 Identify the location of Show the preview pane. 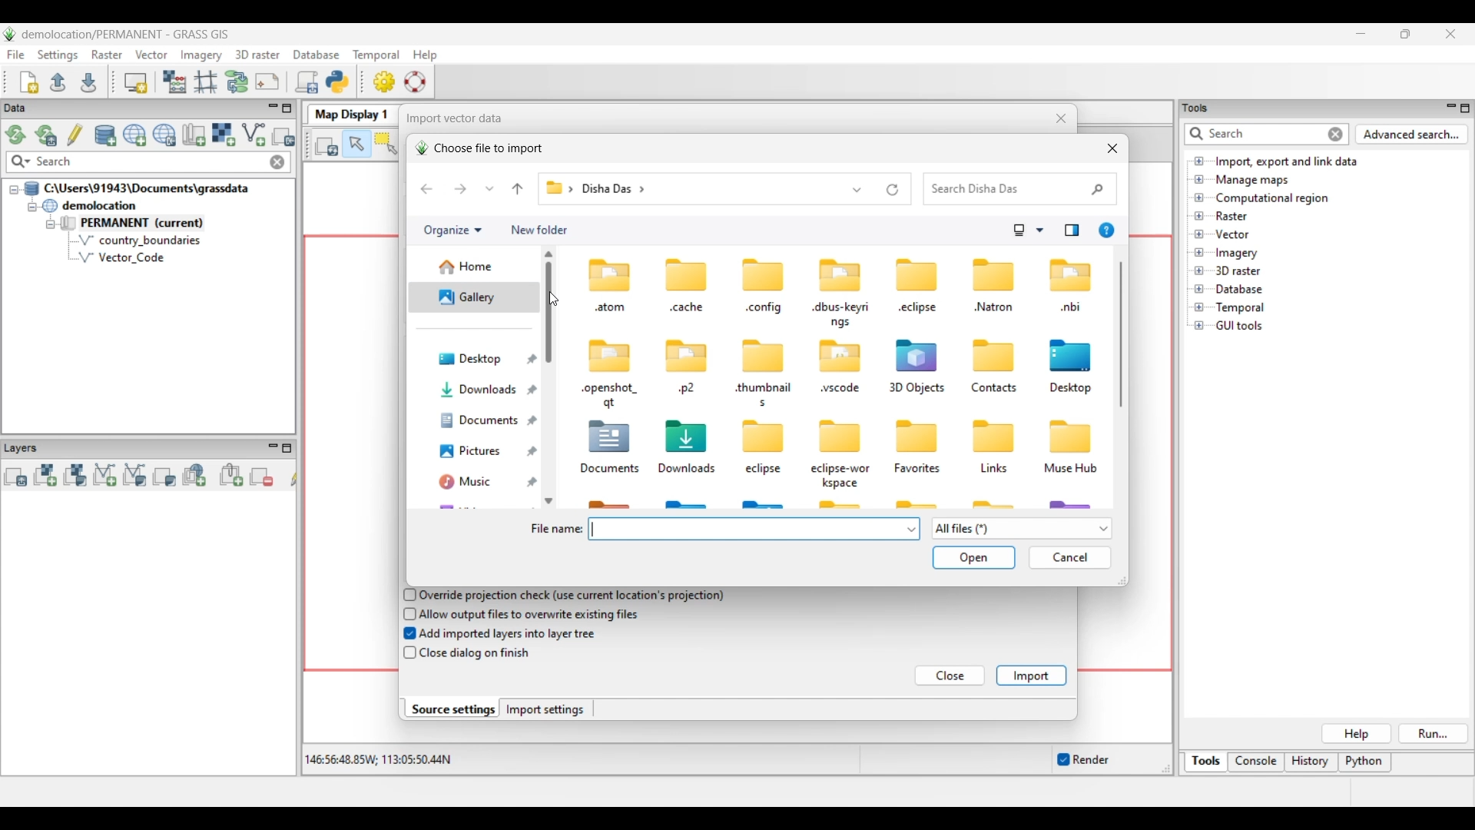
(1072, 231).